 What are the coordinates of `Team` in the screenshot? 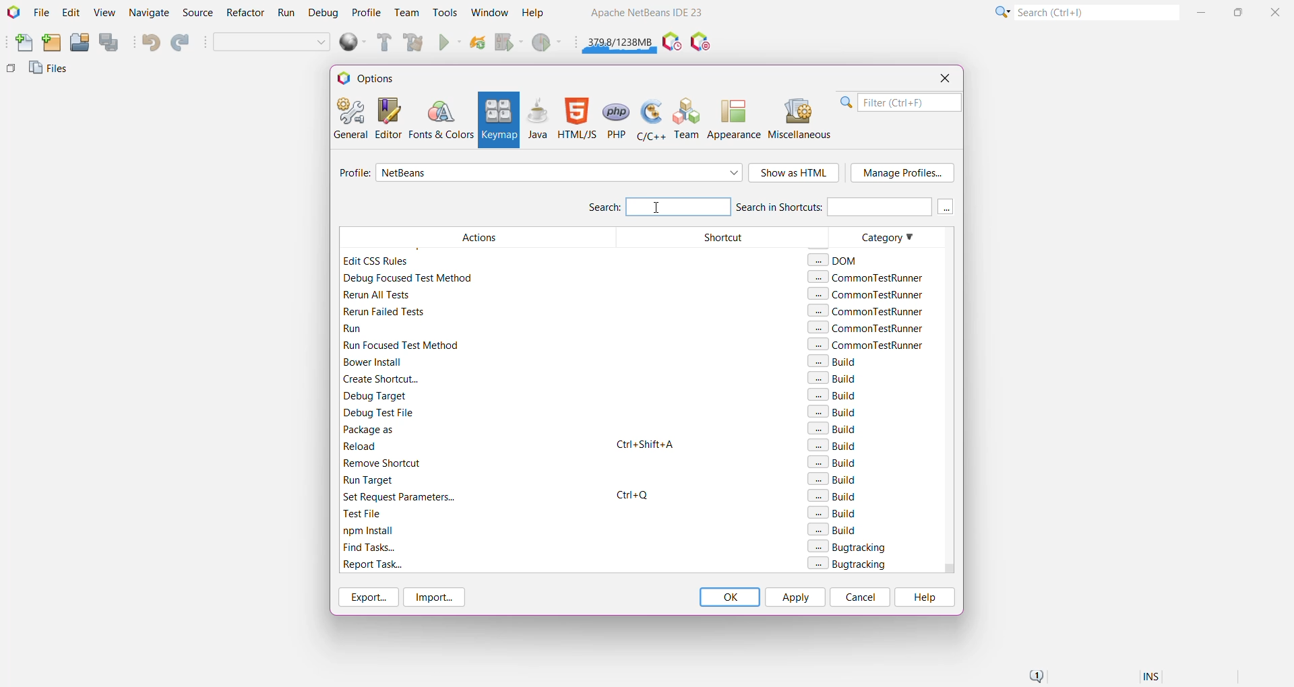 It's located at (687, 119).